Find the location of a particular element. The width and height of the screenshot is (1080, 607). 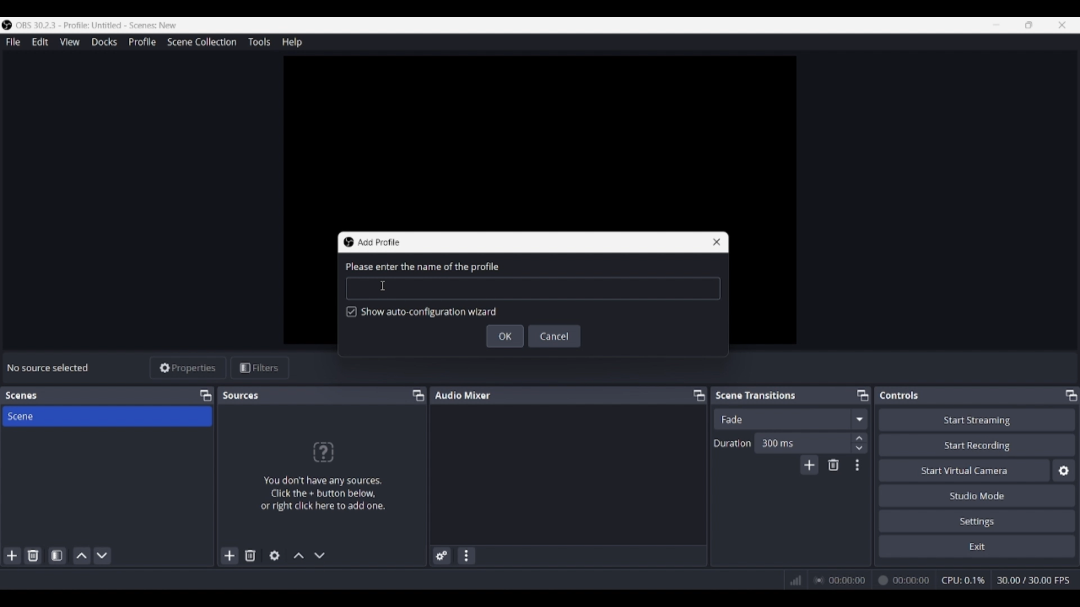

Move source down is located at coordinates (319, 555).